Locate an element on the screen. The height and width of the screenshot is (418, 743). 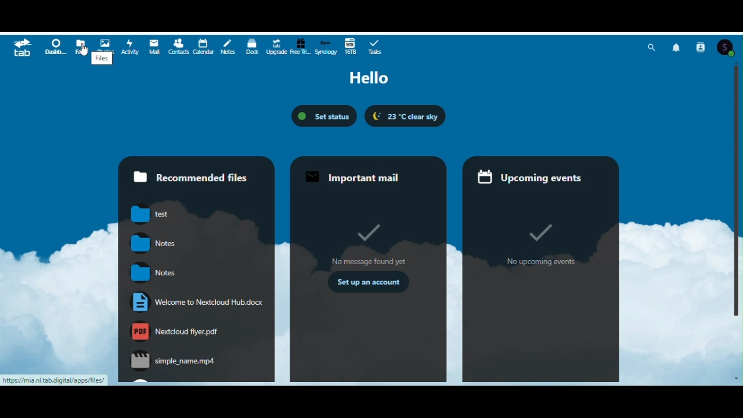
nextcloudflyer.pdf is located at coordinates (175, 330).